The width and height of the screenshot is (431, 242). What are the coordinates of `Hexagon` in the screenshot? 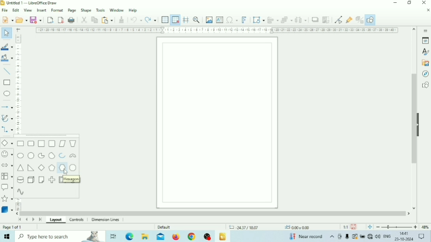 It's located at (62, 168).